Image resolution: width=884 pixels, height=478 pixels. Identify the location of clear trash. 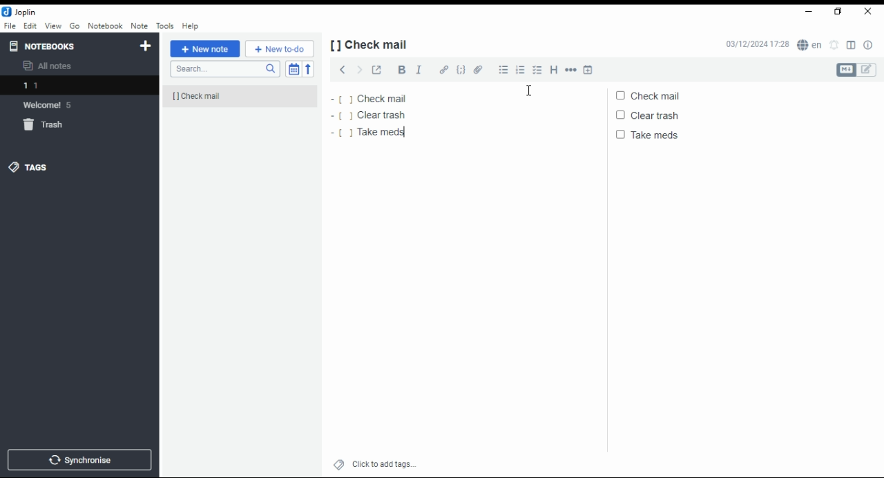
(373, 117).